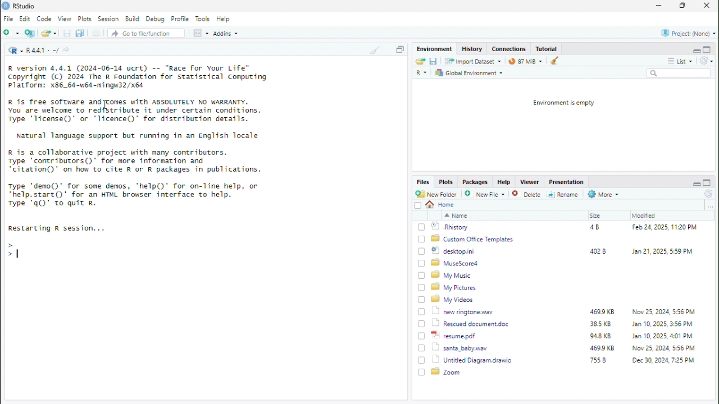  Describe the element at coordinates (138, 136) in the screenshot. I see `Natural language support but running in an English locale` at that location.